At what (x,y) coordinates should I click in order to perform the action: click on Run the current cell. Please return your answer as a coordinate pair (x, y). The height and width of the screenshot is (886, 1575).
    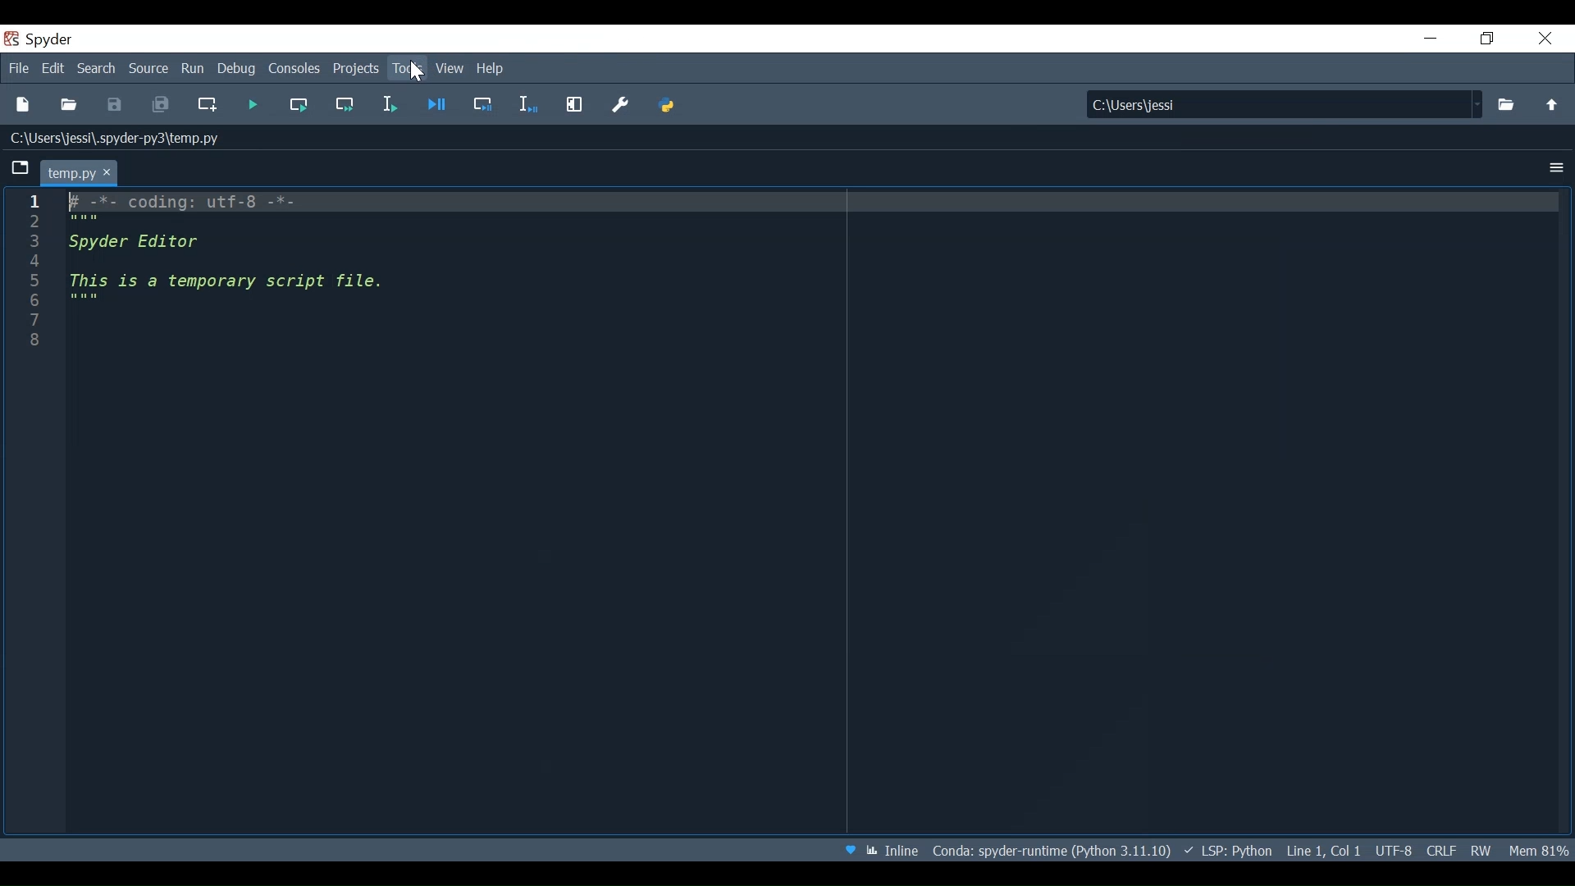
    Looking at the image, I should click on (298, 106).